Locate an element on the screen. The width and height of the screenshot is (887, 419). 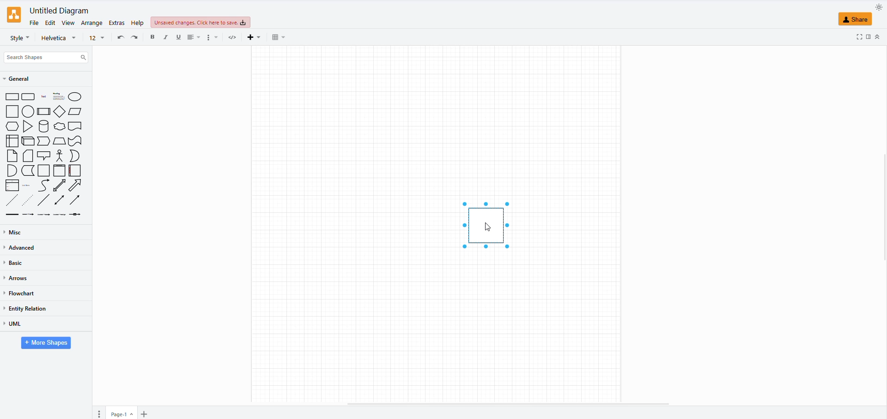
side is located at coordinates (868, 37).